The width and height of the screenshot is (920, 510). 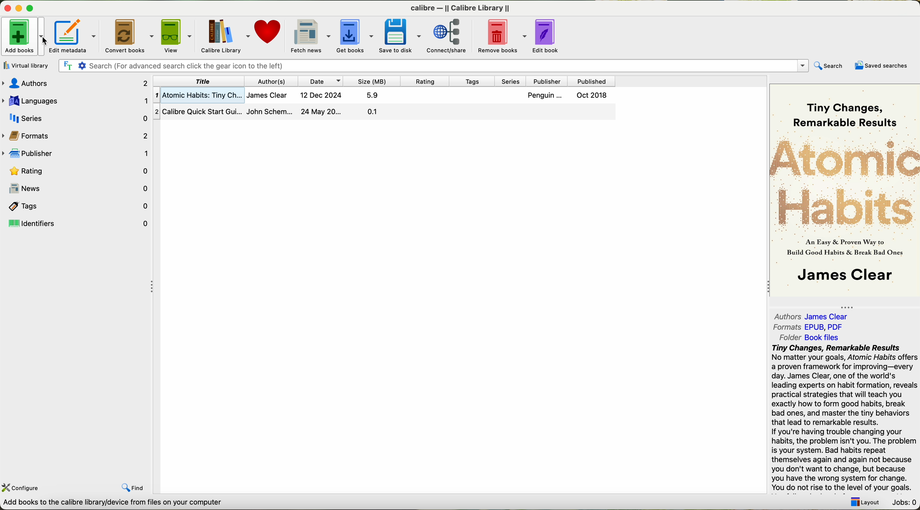 I want to click on get books, so click(x=354, y=36).